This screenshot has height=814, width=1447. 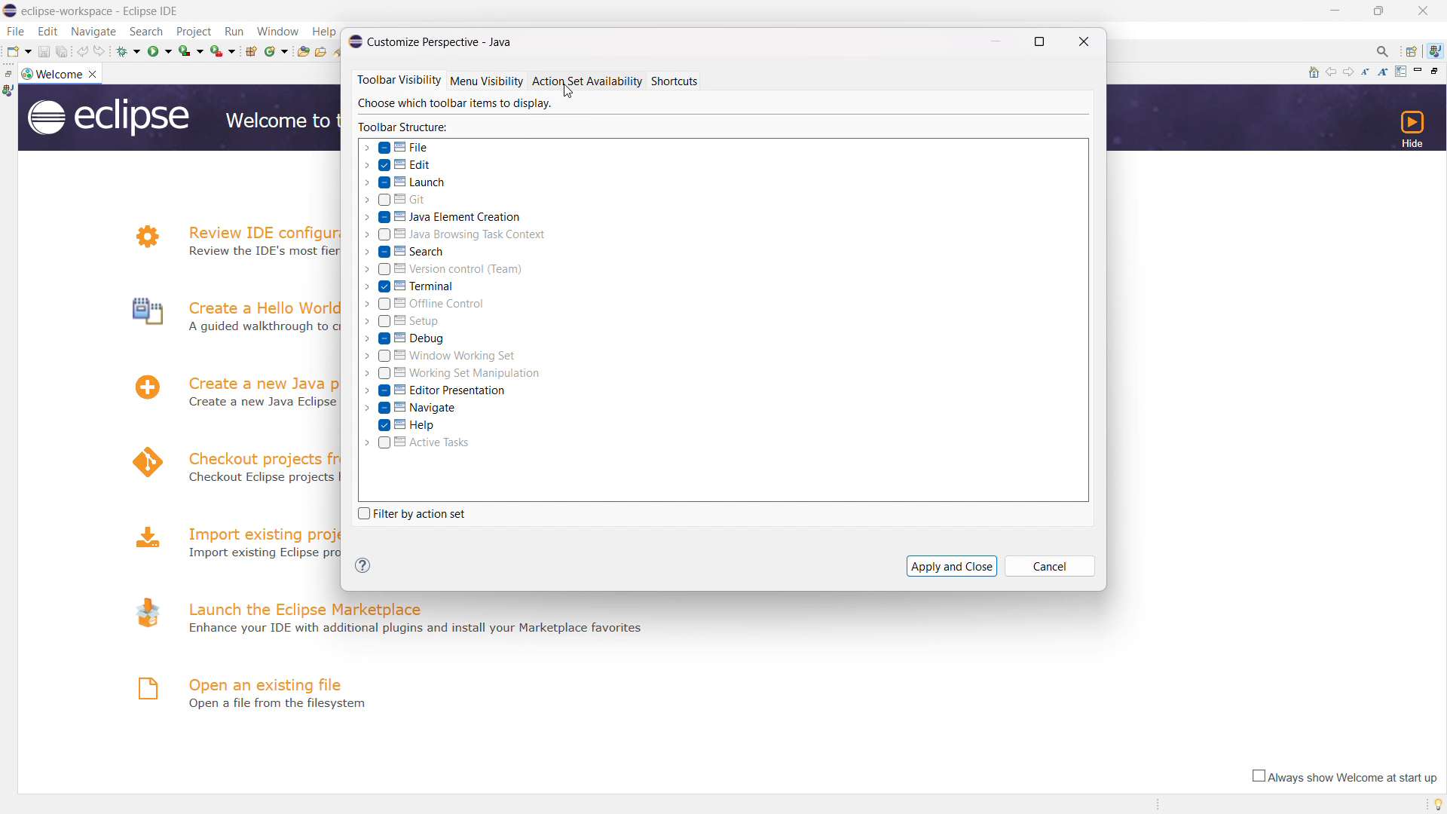 What do you see at coordinates (101, 51) in the screenshot?
I see `redo` at bounding box center [101, 51].